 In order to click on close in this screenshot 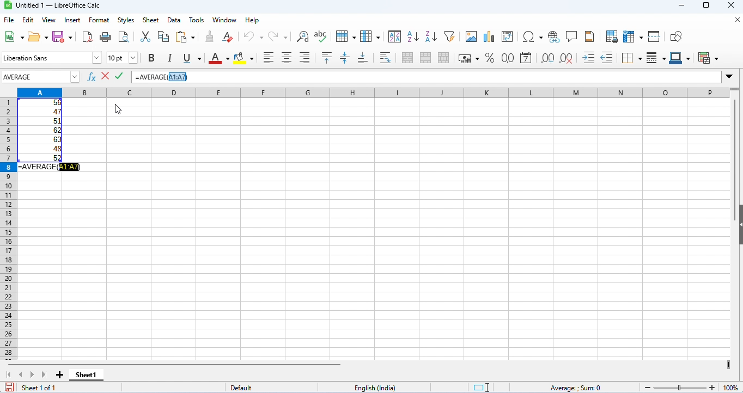, I will do `click(732, 6)`.